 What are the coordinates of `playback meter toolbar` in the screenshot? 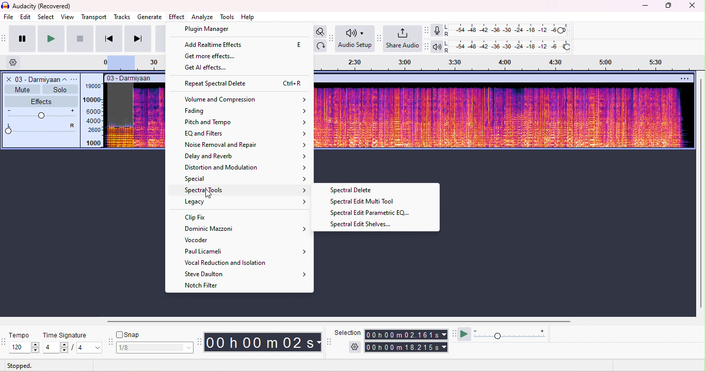 It's located at (428, 46).